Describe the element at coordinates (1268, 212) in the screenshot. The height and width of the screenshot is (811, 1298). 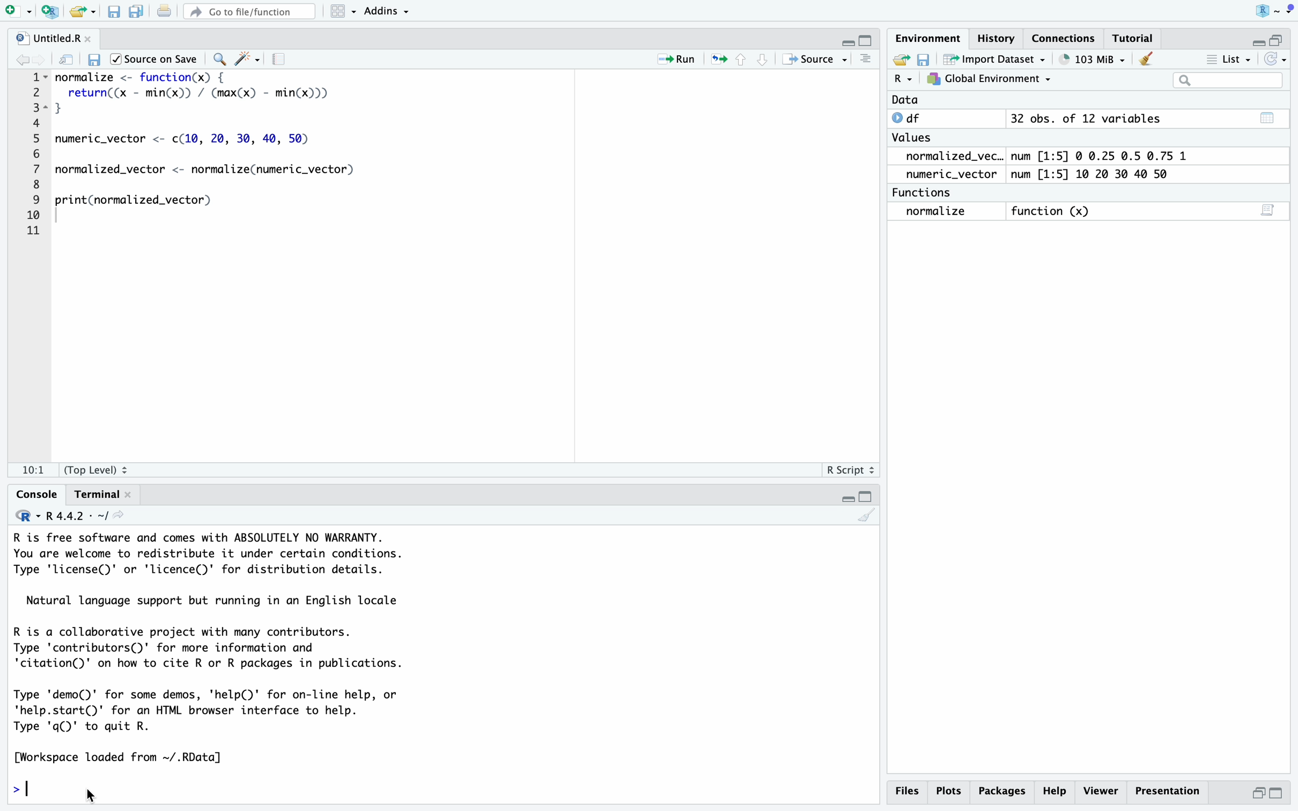
I see `Data/Table` at that location.